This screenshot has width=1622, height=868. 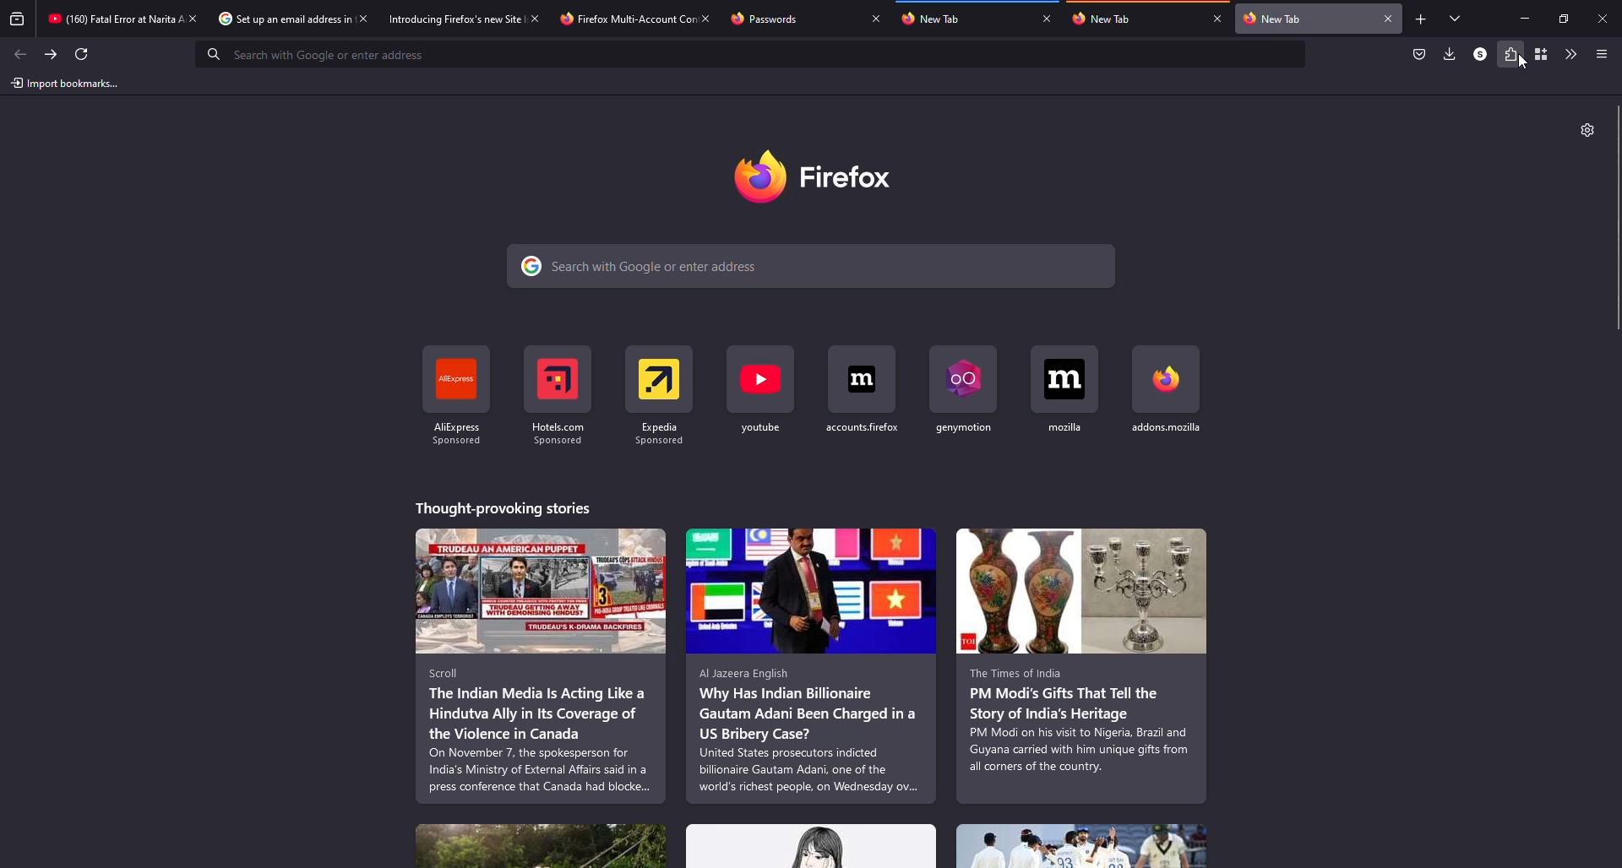 What do you see at coordinates (51, 54) in the screenshot?
I see `forward` at bounding box center [51, 54].